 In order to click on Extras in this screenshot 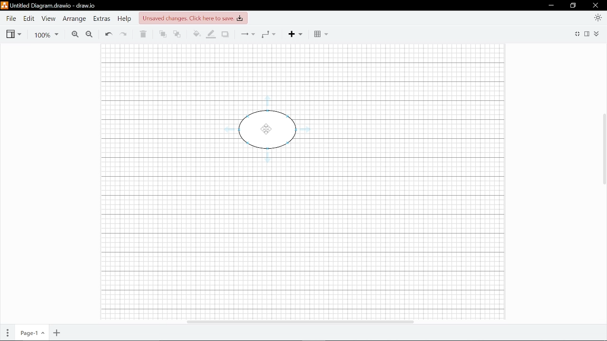, I will do `click(102, 19)`.